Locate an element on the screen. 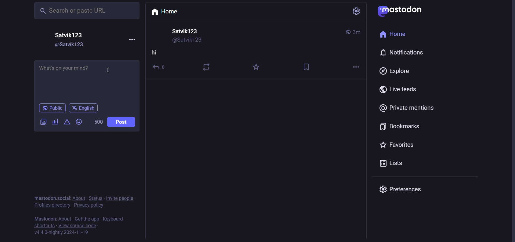 The width and height of the screenshot is (515, 242). private mention is located at coordinates (406, 109).